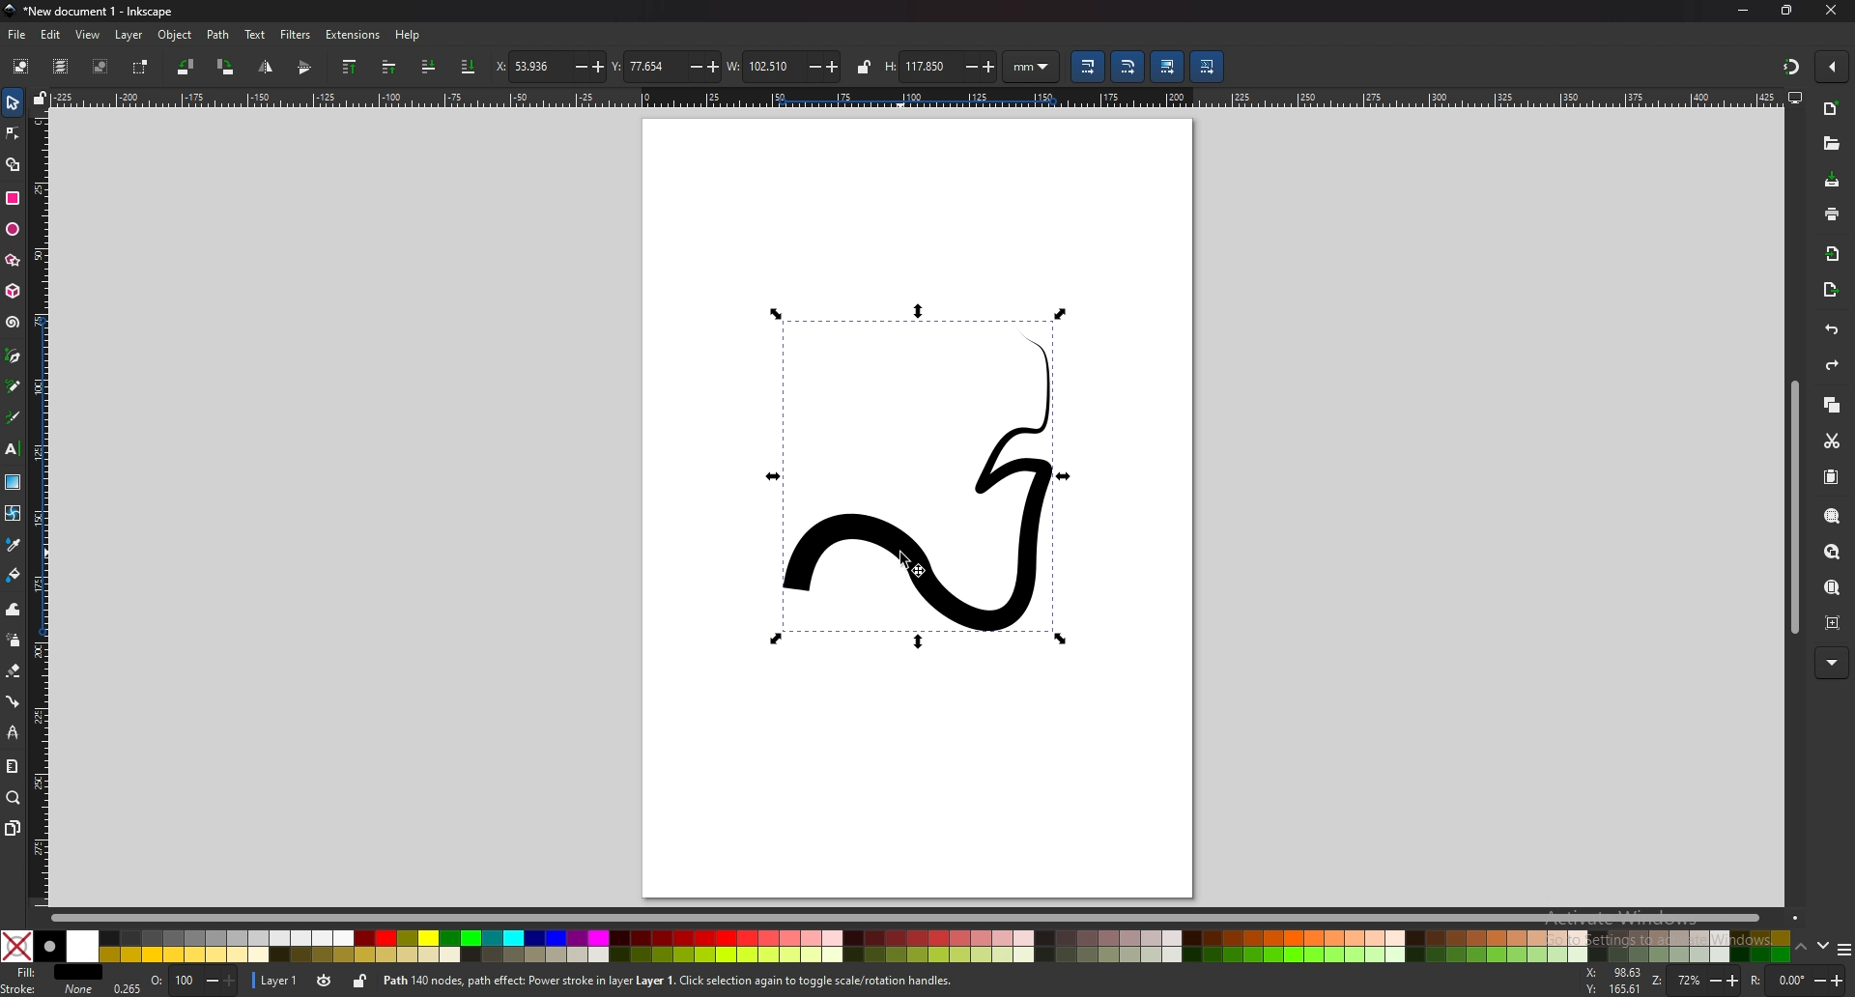 This screenshot has height=997, width=1855. What do you see at coordinates (667, 981) in the screenshot?
I see `info` at bounding box center [667, 981].